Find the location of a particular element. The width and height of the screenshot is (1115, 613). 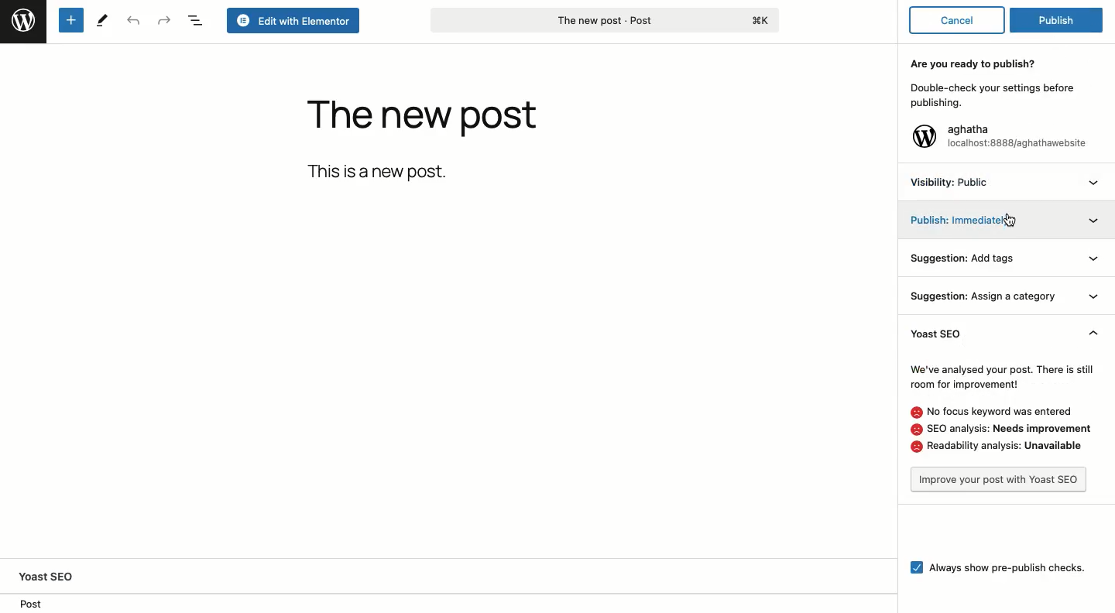

Cursor is located at coordinates (1006, 221).